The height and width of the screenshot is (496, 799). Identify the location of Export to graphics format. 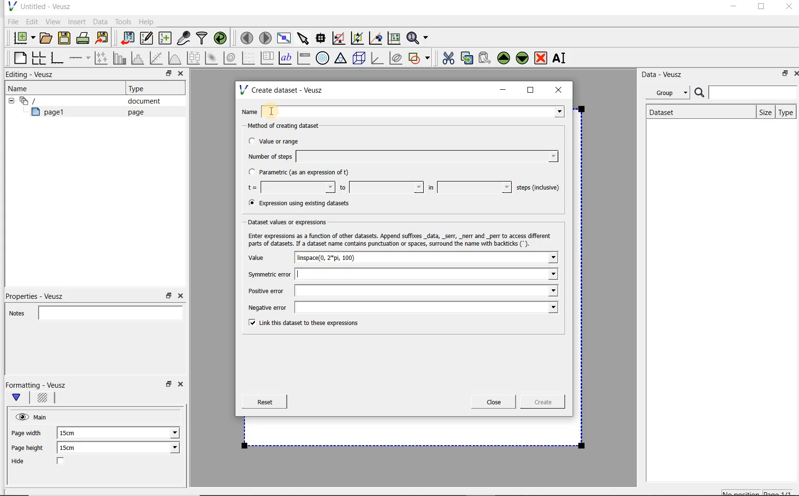
(102, 39).